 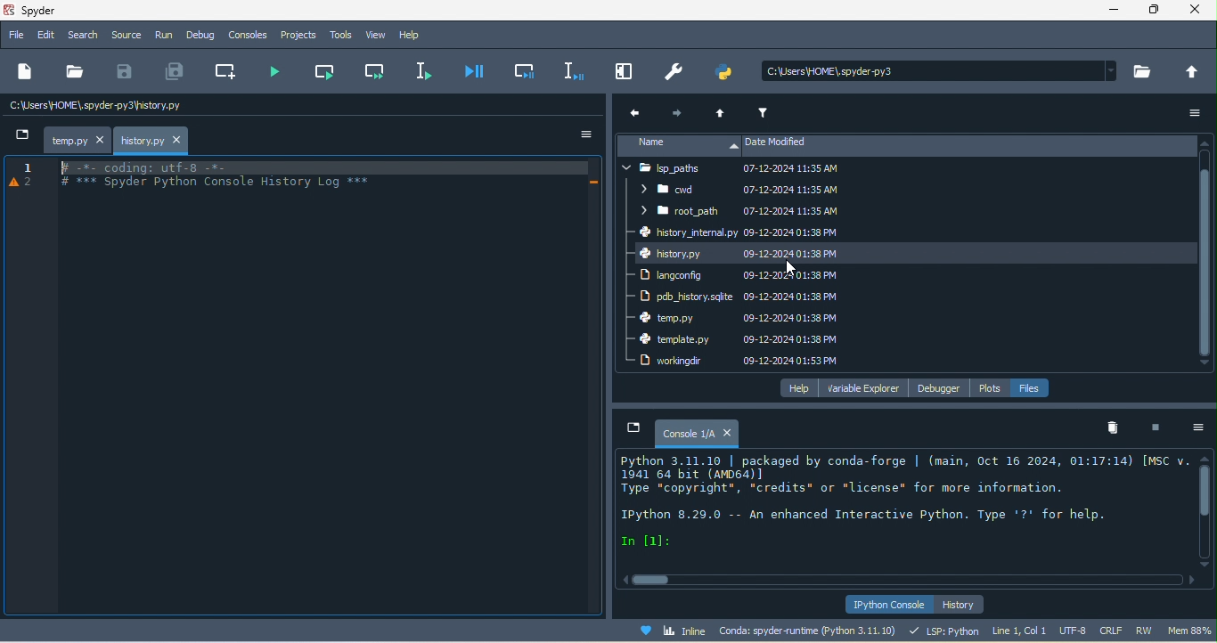 I want to click on cursor movement, so click(x=790, y=269).